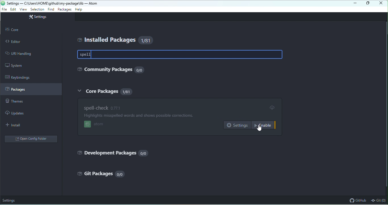 This screenshot has height=205, width=388. Describe the element at coordinates (272, 107) in the screenshot. I see `update` at that location.